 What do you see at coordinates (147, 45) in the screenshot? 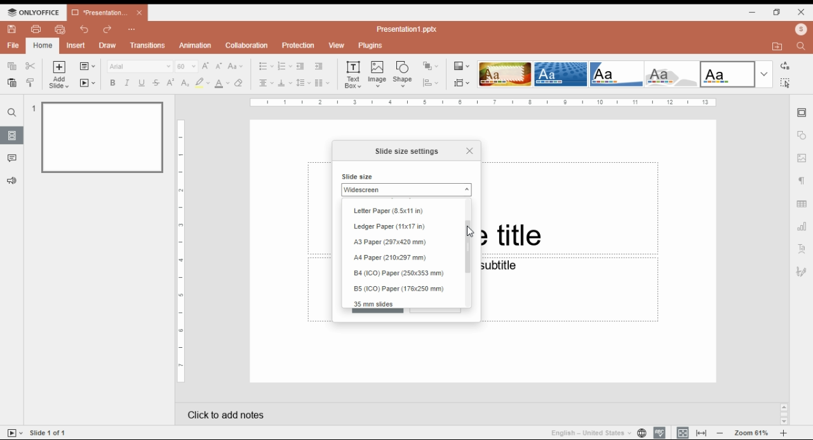
I see `transitions` at bounding box center [147, 45].